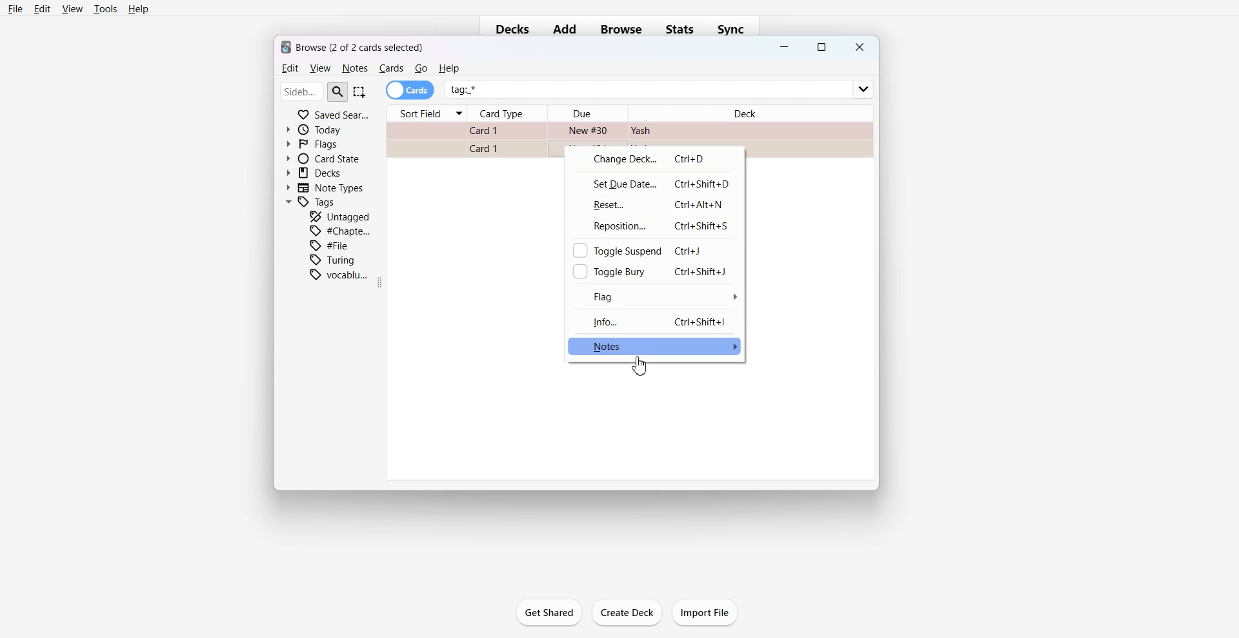  I want to click on Drag Handle, so click(382, 282).